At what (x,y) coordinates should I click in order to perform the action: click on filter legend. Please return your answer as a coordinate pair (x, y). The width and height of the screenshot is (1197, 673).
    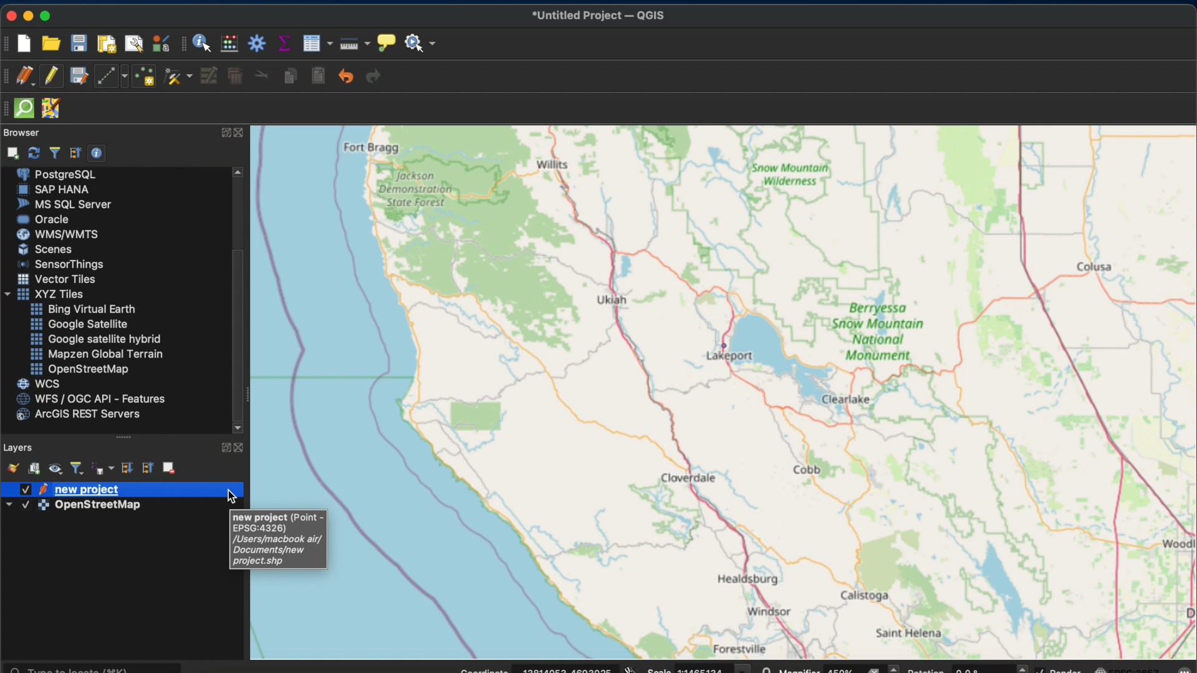
    Looking at the image, I should click on (78, 469).